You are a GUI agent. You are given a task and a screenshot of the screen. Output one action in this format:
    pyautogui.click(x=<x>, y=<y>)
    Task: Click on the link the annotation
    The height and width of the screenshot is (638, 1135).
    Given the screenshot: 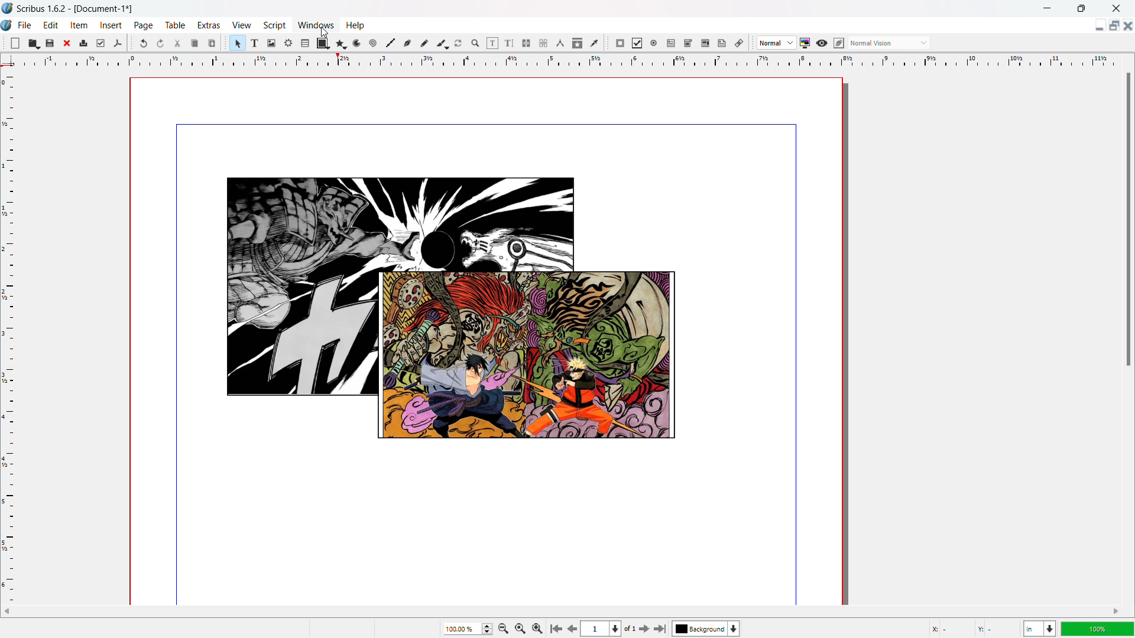 What is the action you would take?
    pyautogui.click(x=739, y=43)
    